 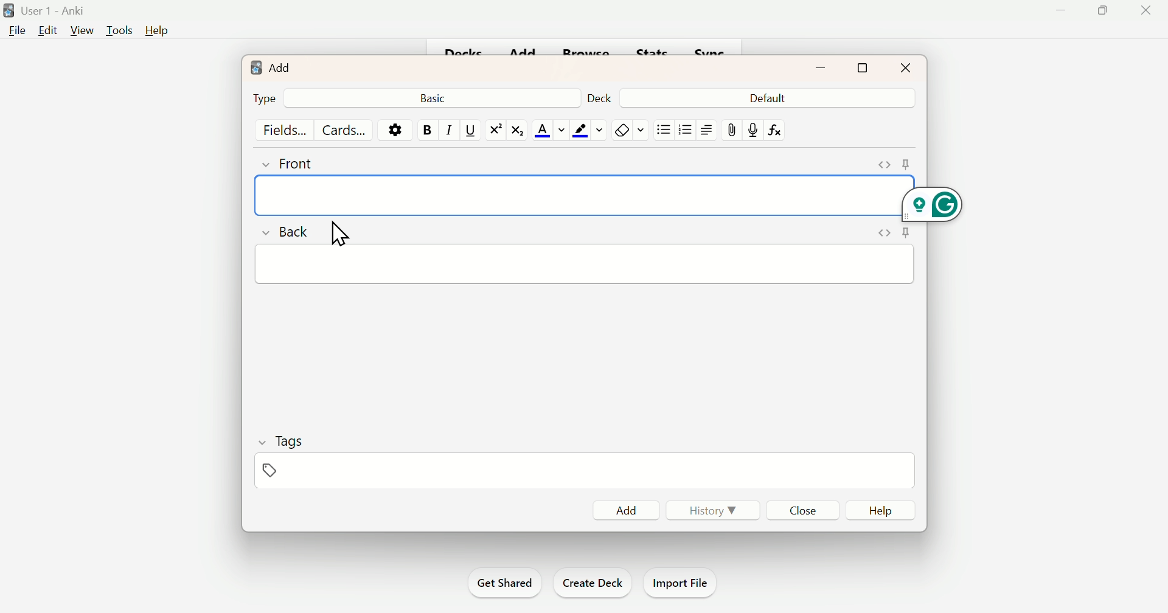 What do you see at coordinates (292, 440) in the screenshot?
I see `Tags` at bounding box center [292, 440].